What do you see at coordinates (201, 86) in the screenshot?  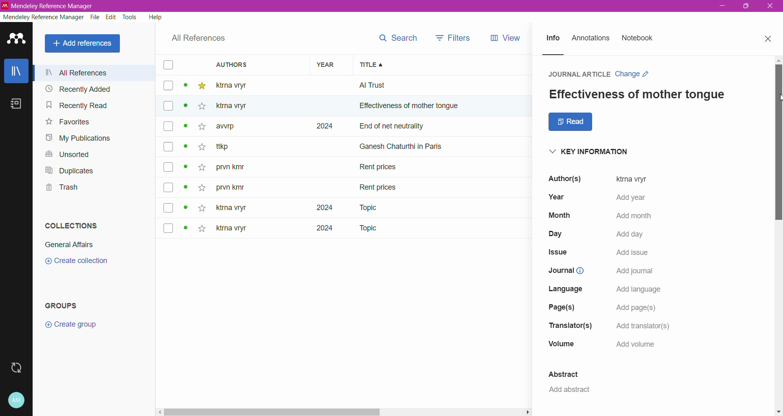 I see `star` at bounding box center [201, 86].